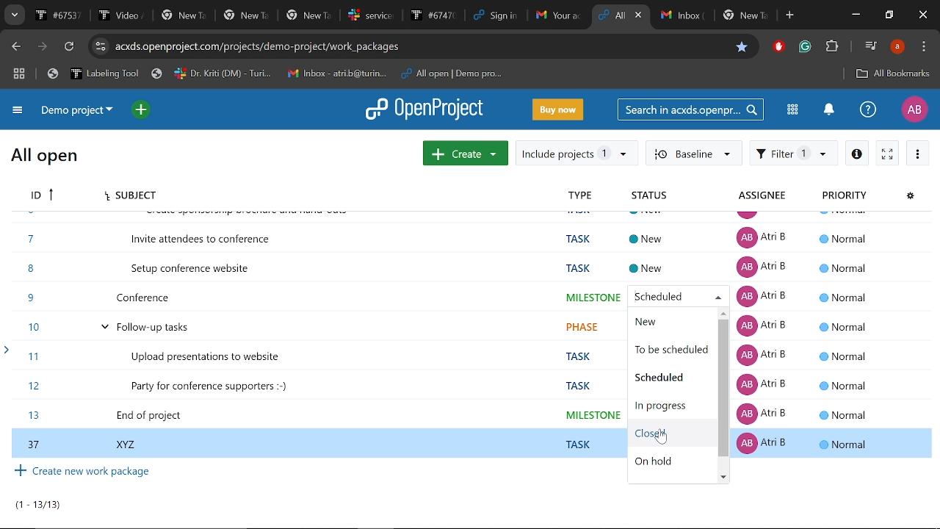 The image size is (940, 529). Describe the element at coordinates (664, 197) in the screenshot. I see `Status` at that location.